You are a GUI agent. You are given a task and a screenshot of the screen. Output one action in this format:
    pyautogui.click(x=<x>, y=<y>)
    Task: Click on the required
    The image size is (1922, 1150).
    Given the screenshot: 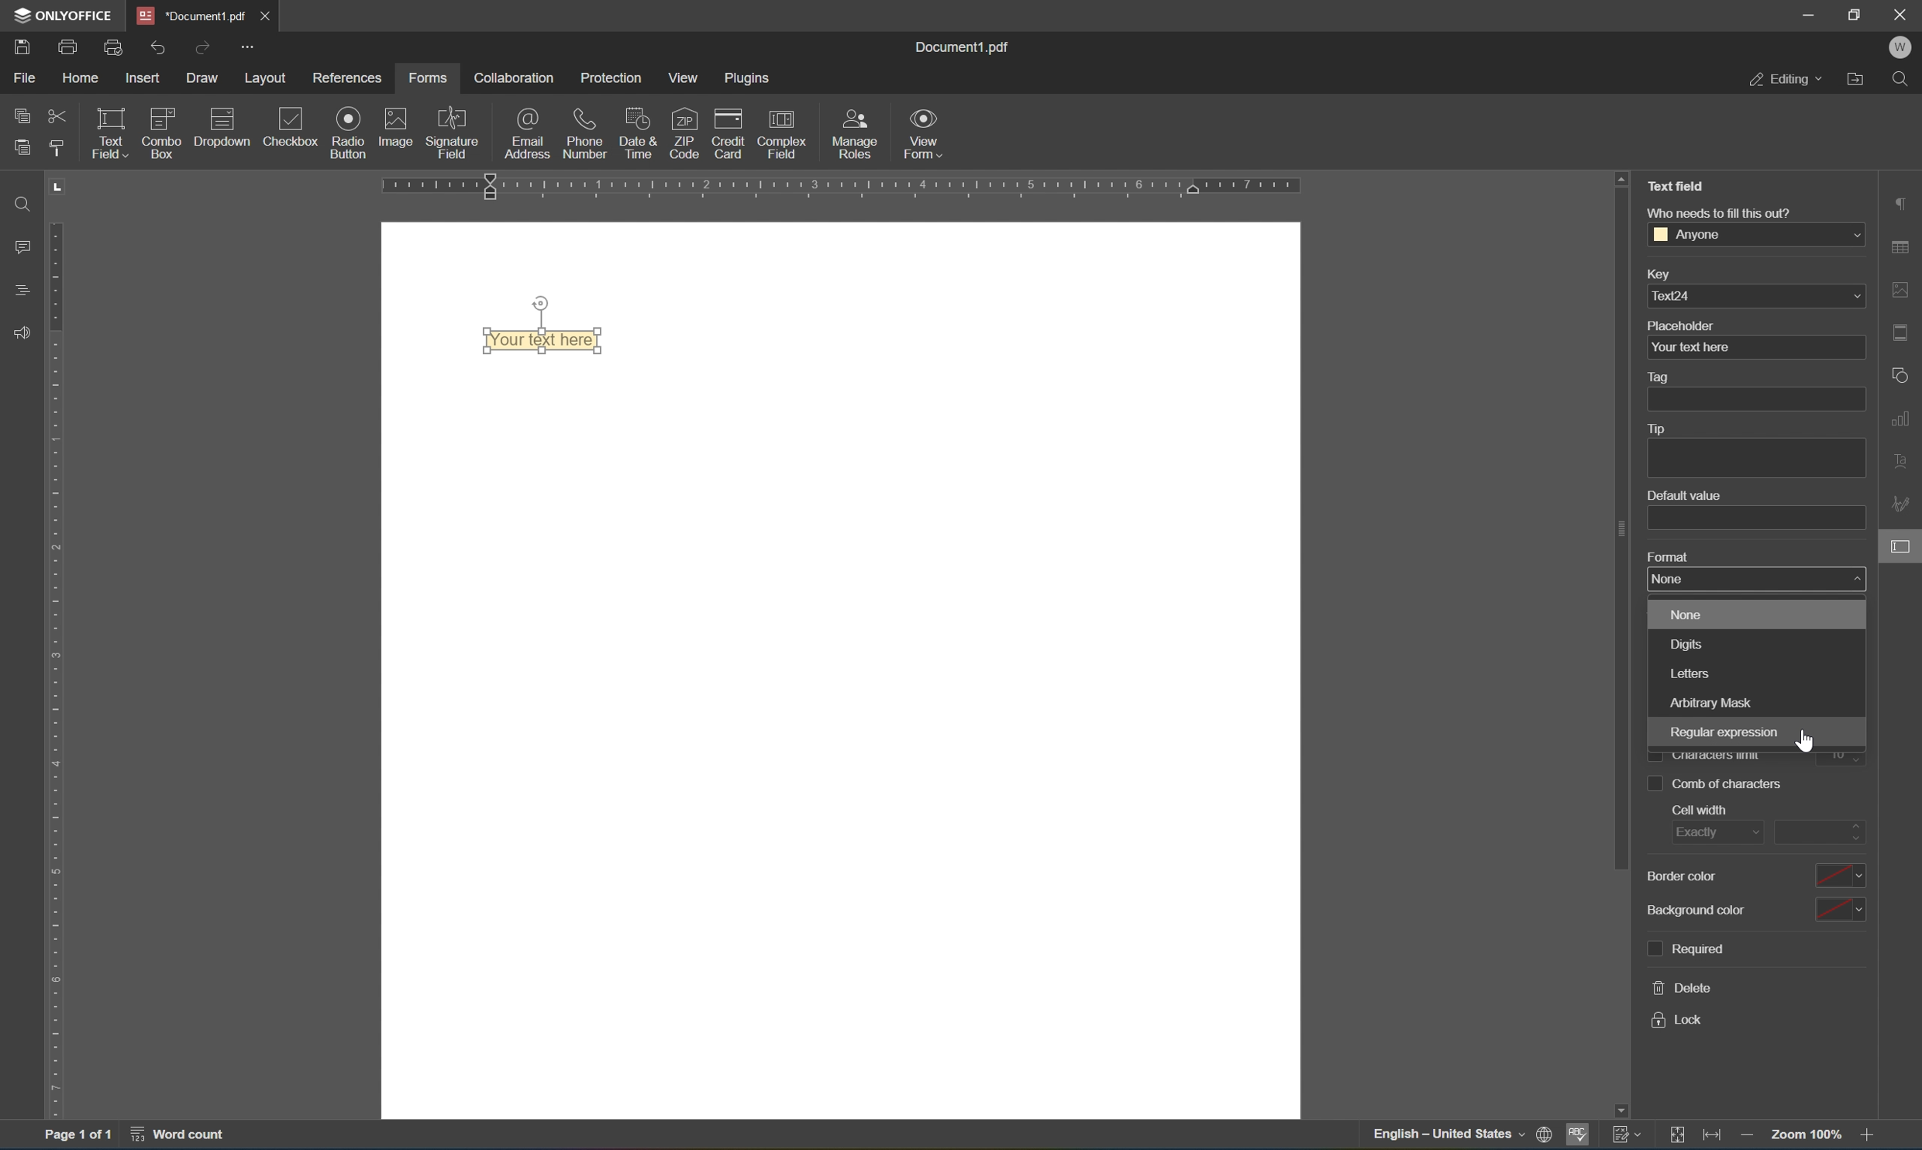 What is the action you would take?
    pyautogui.click(x=1684, y=946)
    